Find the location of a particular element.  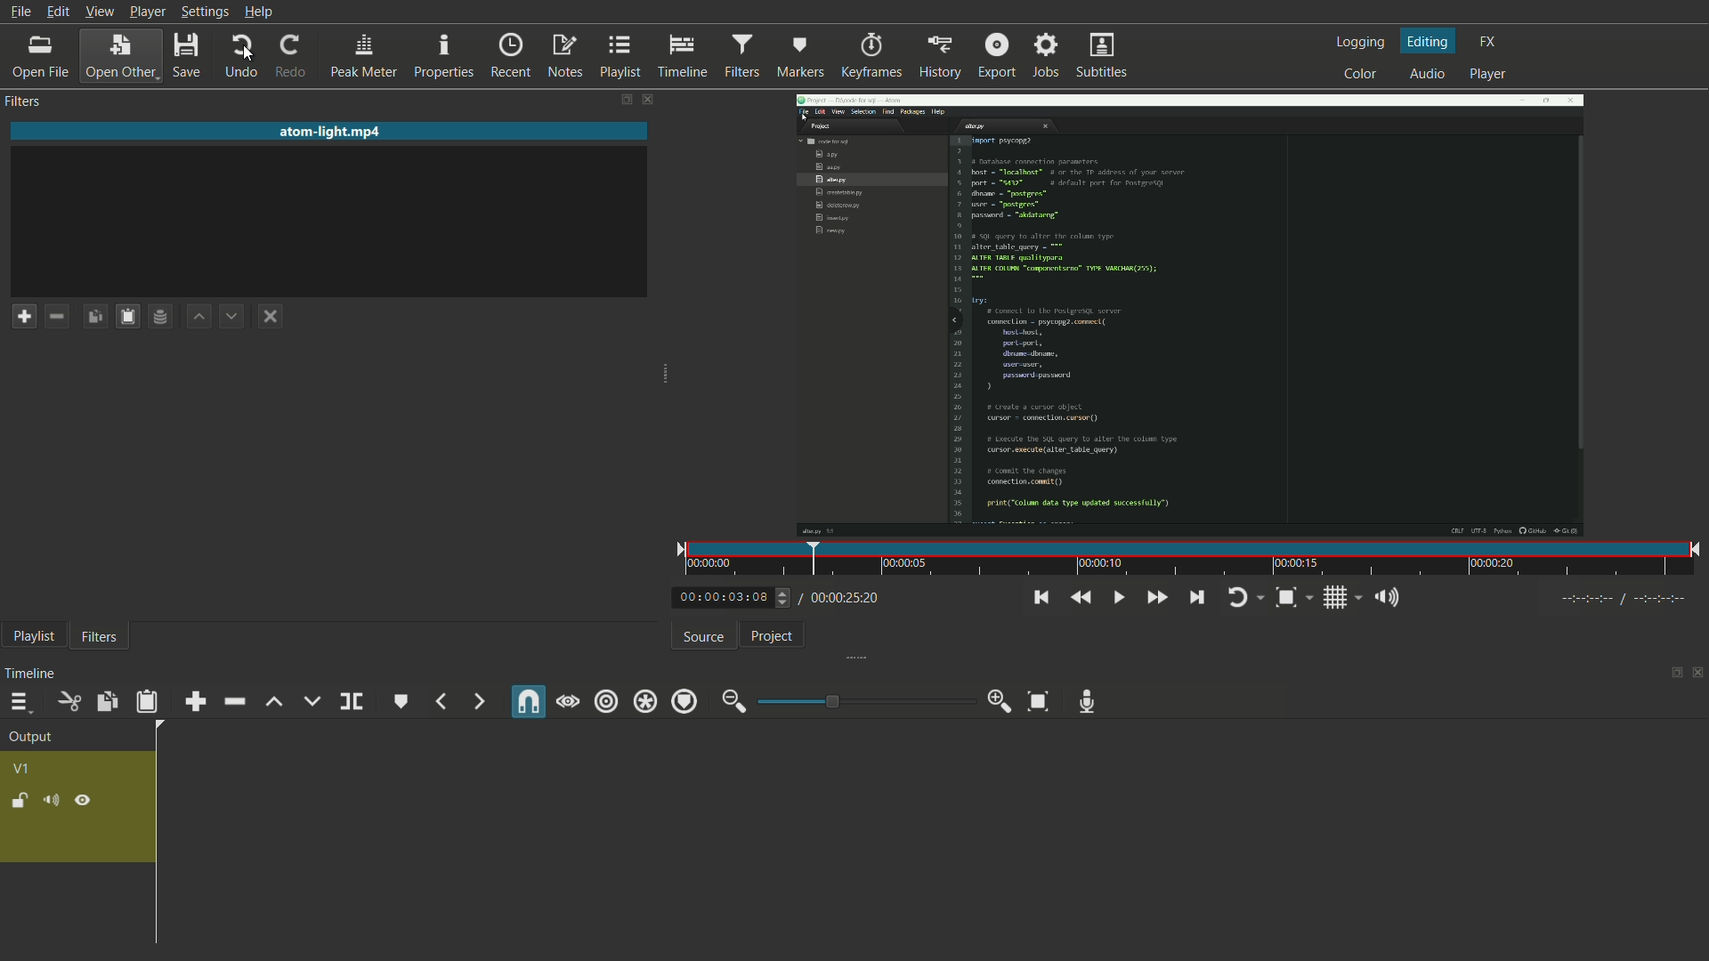

color is located at coordinates (1358, 69).